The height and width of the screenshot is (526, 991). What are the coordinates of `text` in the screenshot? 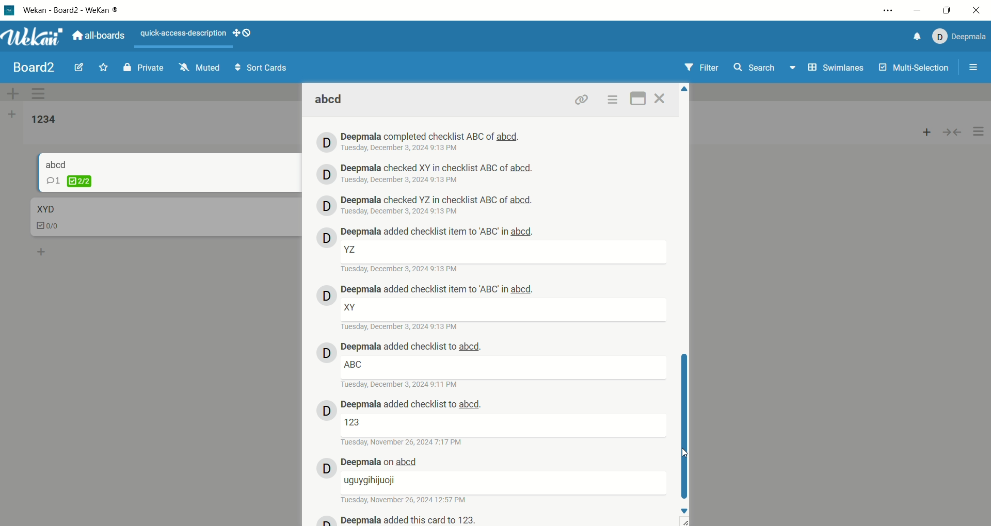 It's located at (371, 481).